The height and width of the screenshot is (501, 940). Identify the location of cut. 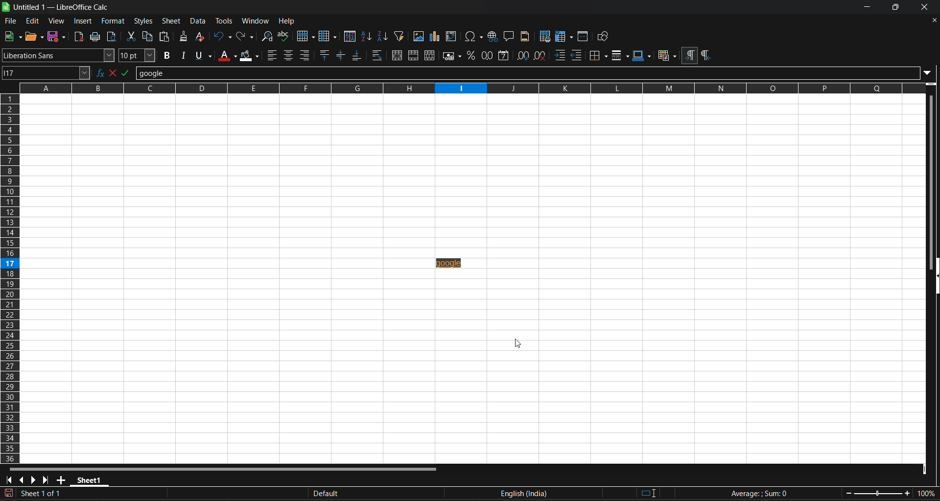
(131, 36).